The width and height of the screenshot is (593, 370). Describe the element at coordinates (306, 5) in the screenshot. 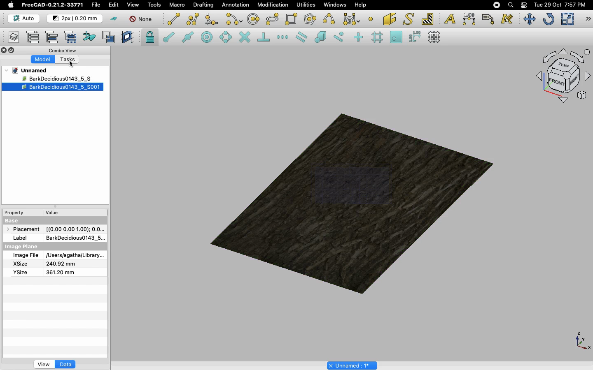

I see `Utilities` at that location.